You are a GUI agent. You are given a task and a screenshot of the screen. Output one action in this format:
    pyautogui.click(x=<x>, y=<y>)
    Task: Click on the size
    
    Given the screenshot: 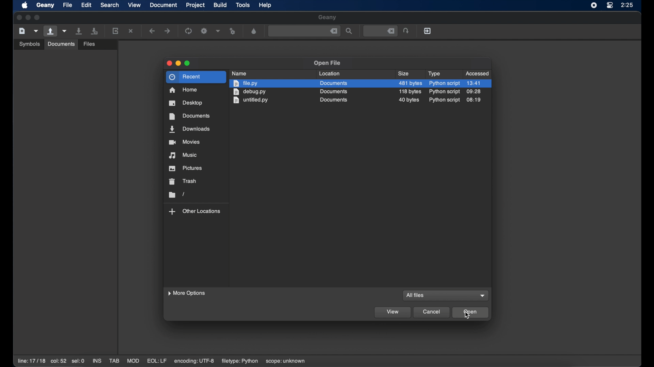 What is the action you would take?
    pyautogui.click(x=410, y=91)
    